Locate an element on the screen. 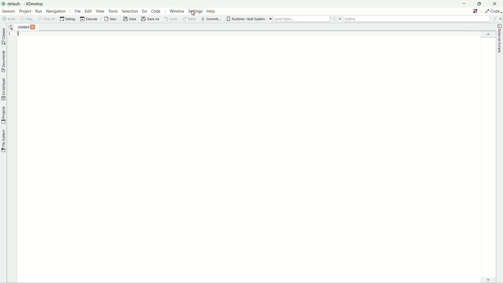 This screenshot has width=503, height=283. toggle documents is located at coordinates (4, 62).